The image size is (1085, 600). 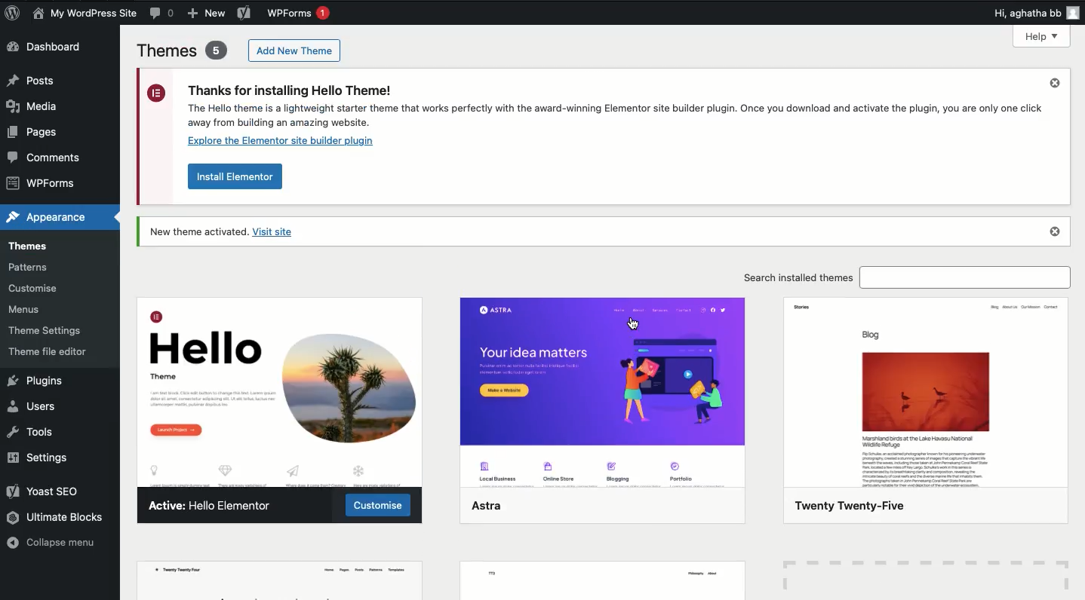 What do you see at coordinates (28, 246) in the screenshot?
I see `Themes` at bounding box center [28, 246].